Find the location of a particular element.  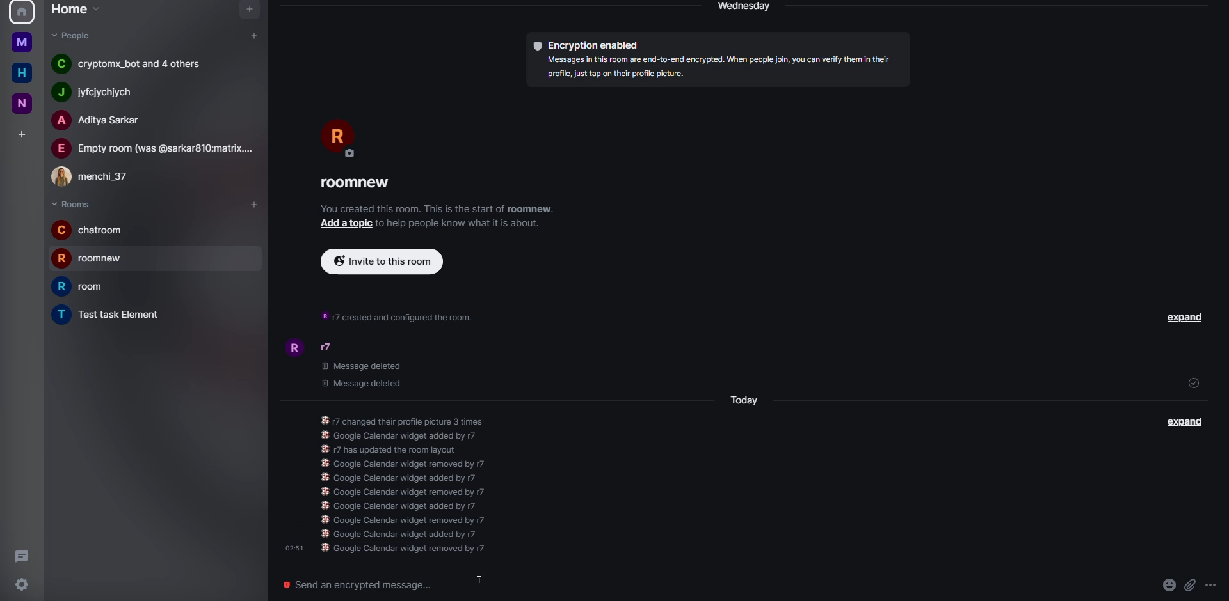

expand is located at coordinates (1184, 424).